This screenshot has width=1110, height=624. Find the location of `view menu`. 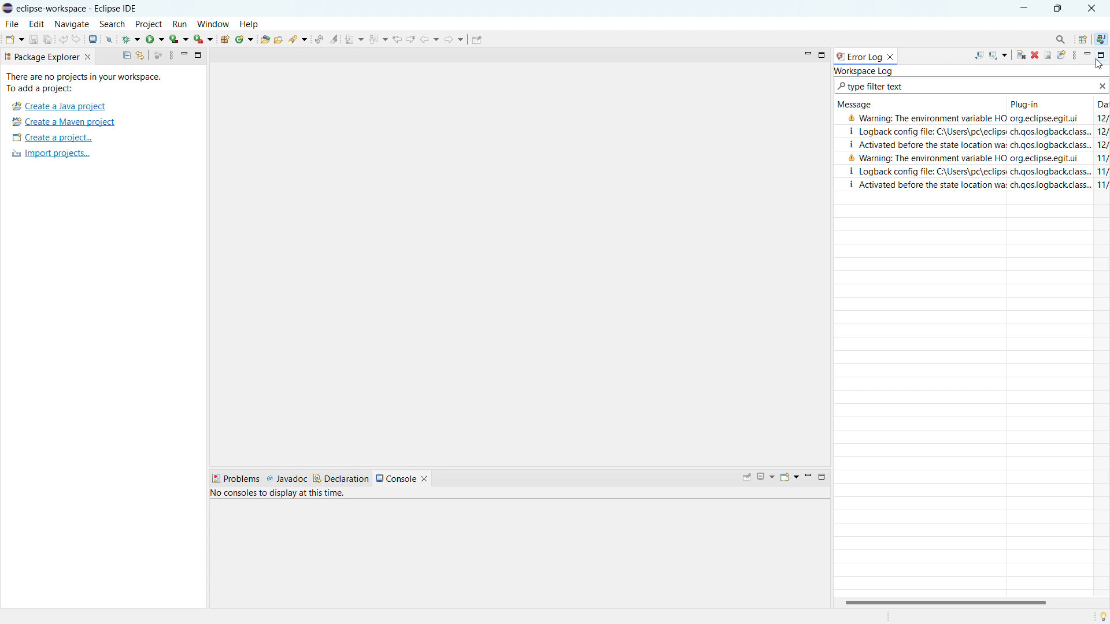

view menu is located at coordinates (1072, 55).